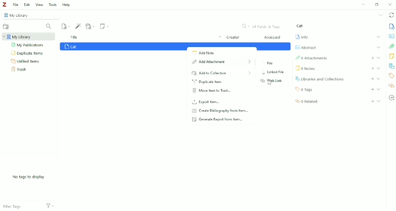  What do you see at coordinates (373, 58) in the screenshot?
I see `Add` at bounding box center [373, 58].